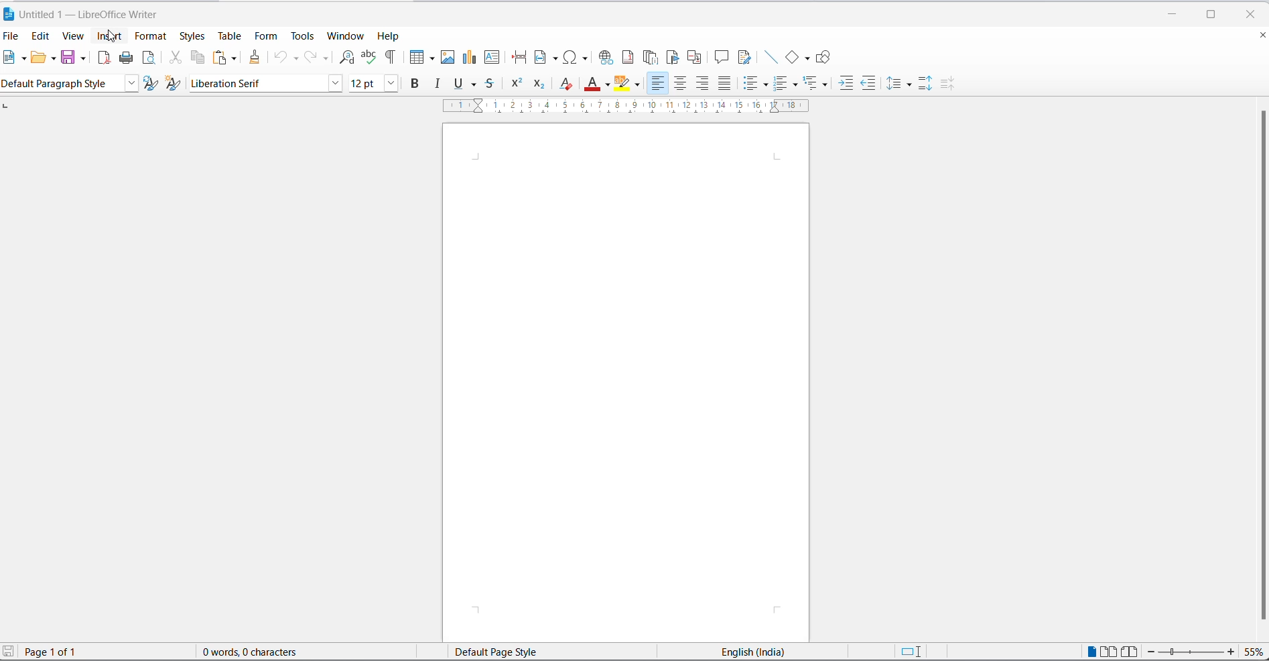 The image size is (1269, 661). Describe the element at coordinates (846, 84) in the screenshot. I see `increase indent` at that location.